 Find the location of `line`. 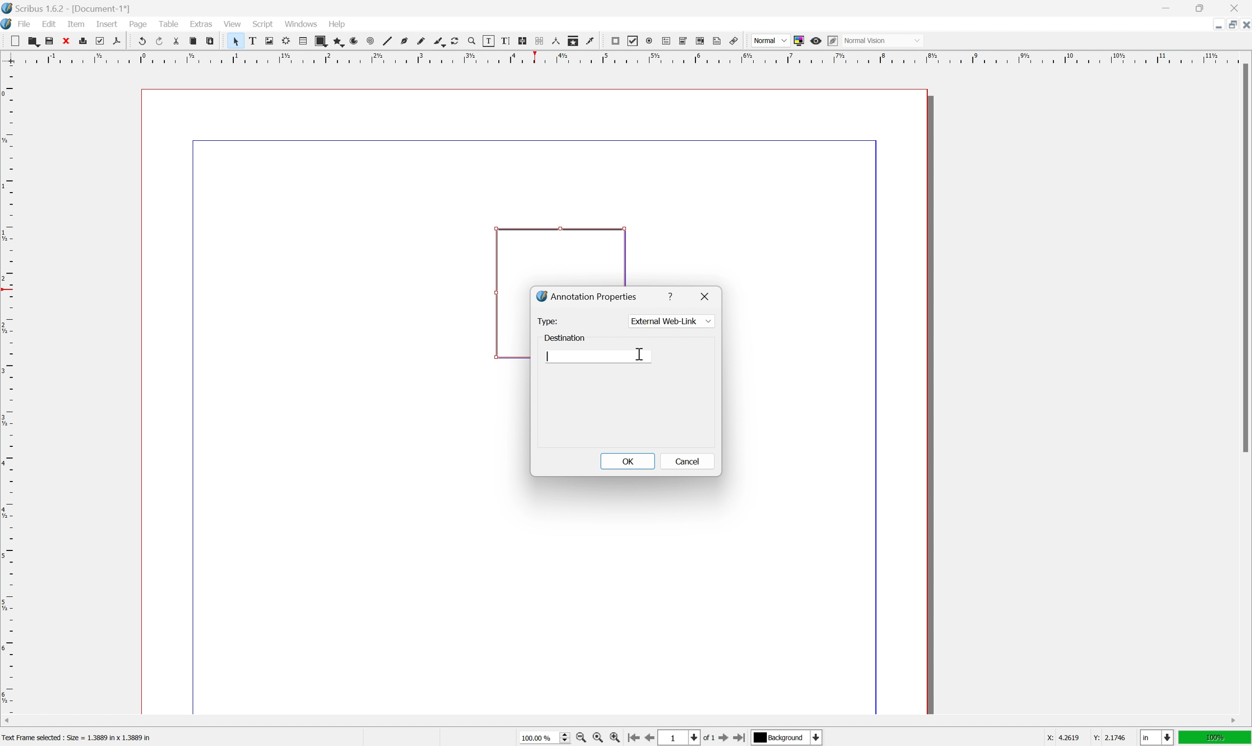

line is located at coordinates (388, 41).